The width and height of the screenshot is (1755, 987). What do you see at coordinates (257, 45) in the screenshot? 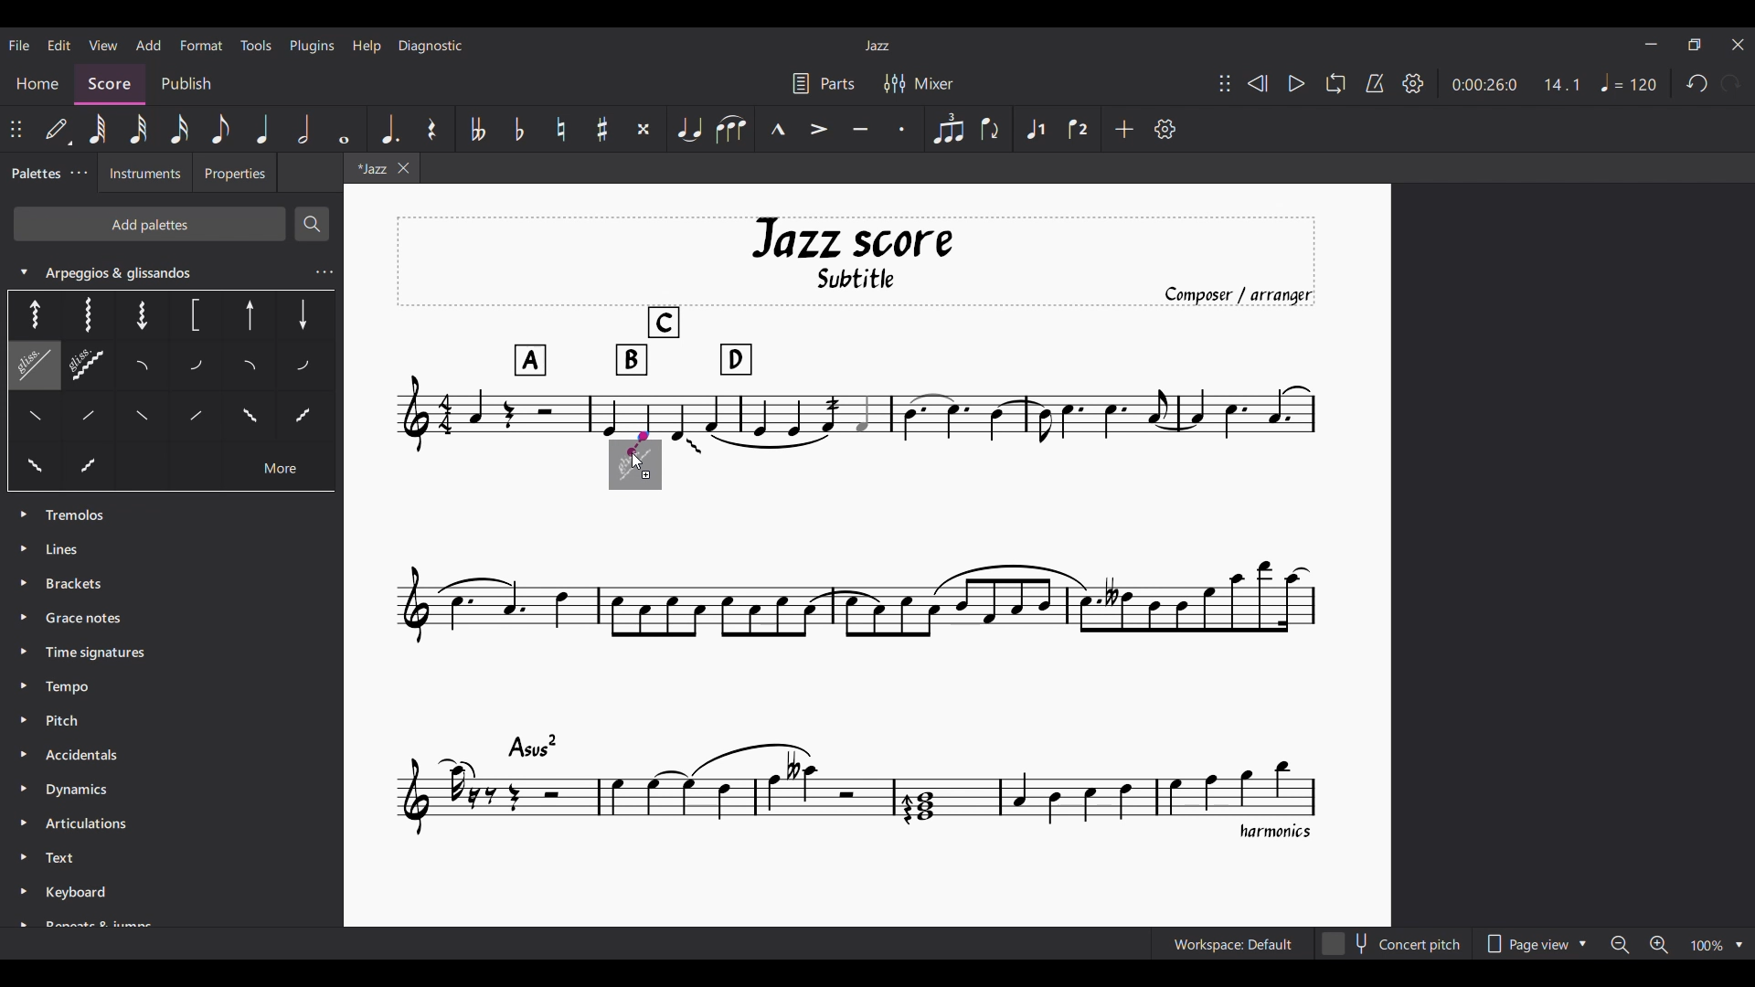
I see `Tools menu` at bounding box center [257, 45].